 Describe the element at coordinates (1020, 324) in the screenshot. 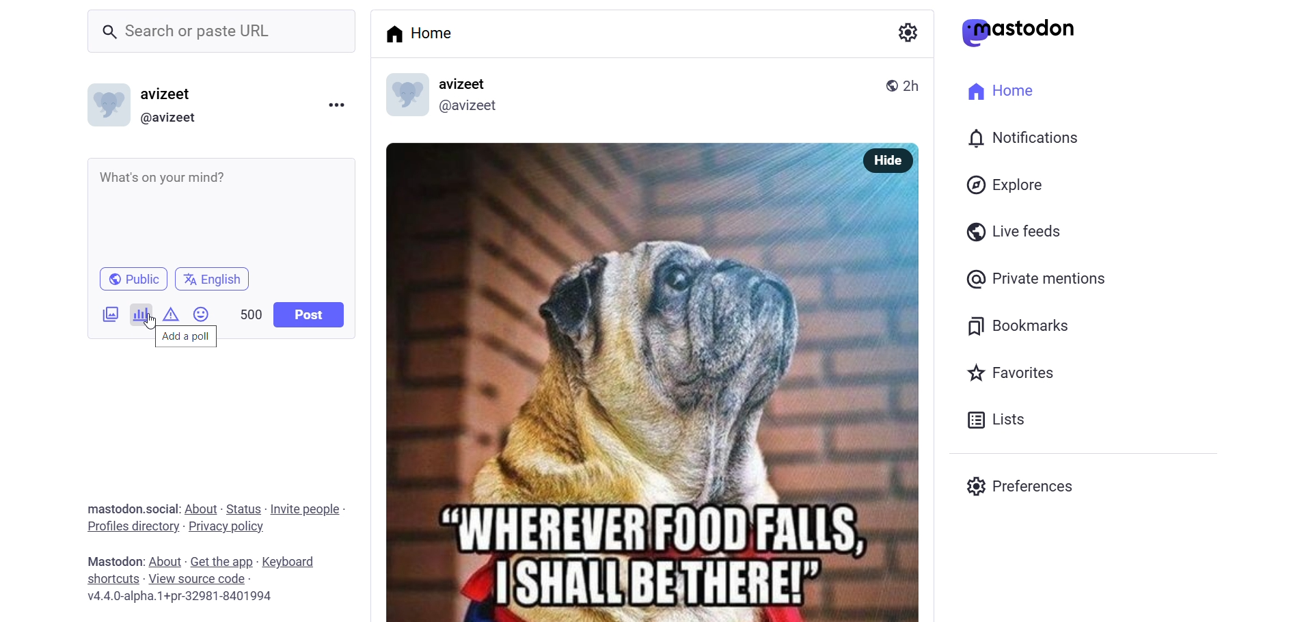

I see `bookmark` at that location.